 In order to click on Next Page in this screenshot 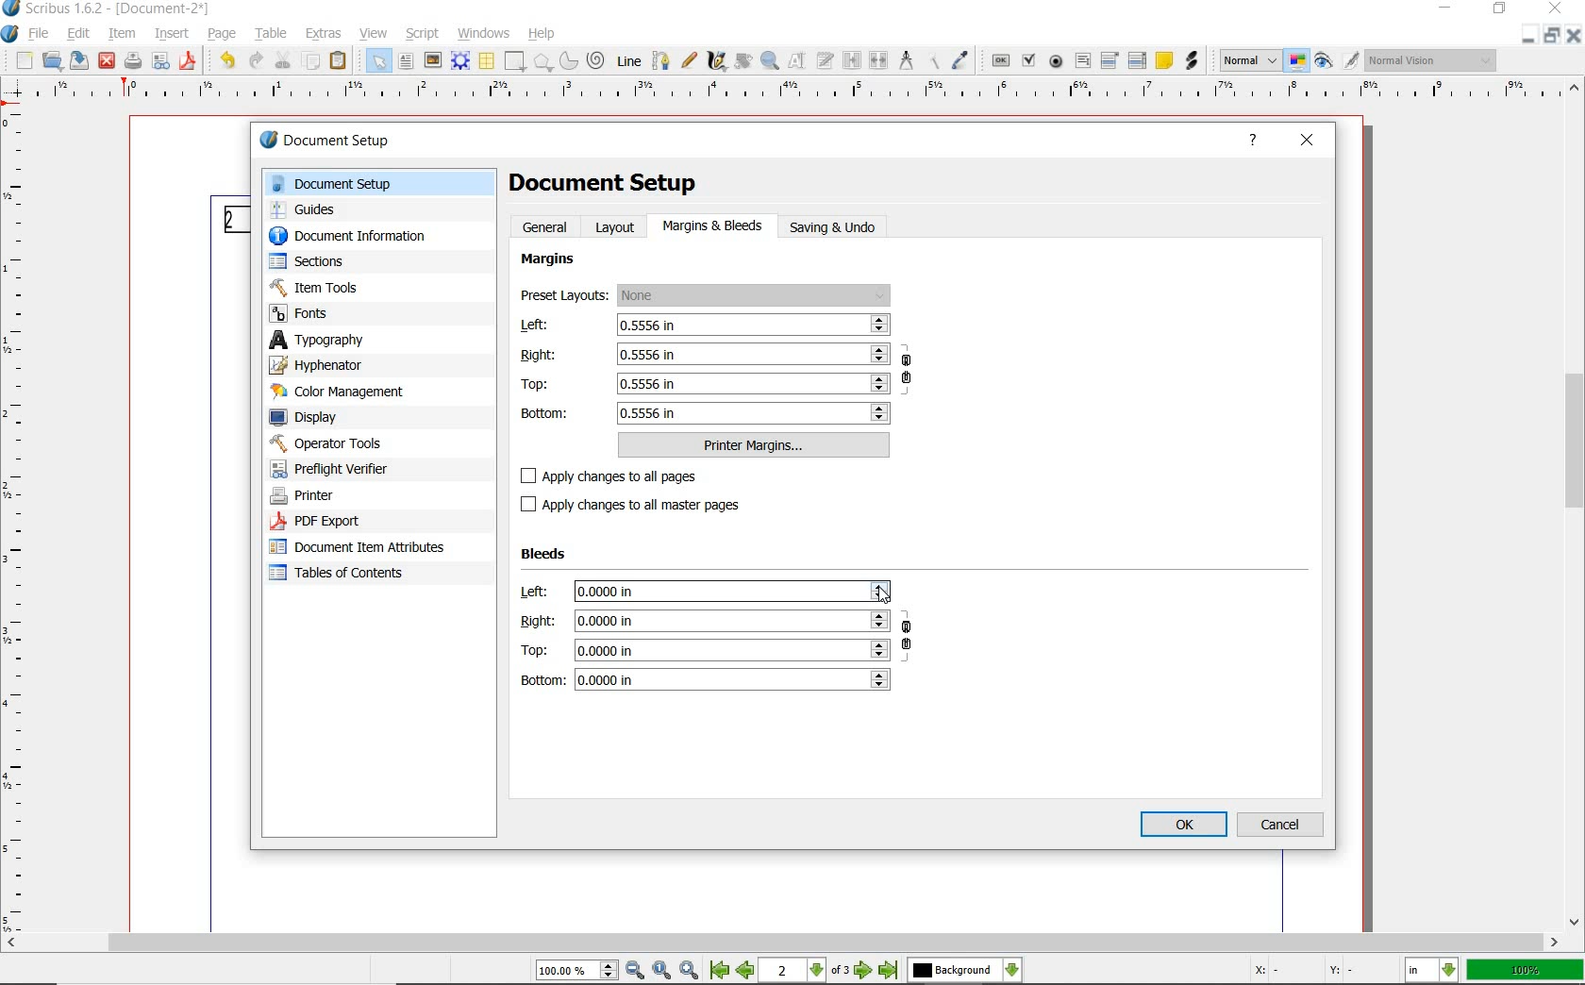, I will do `click(864, 972)`.